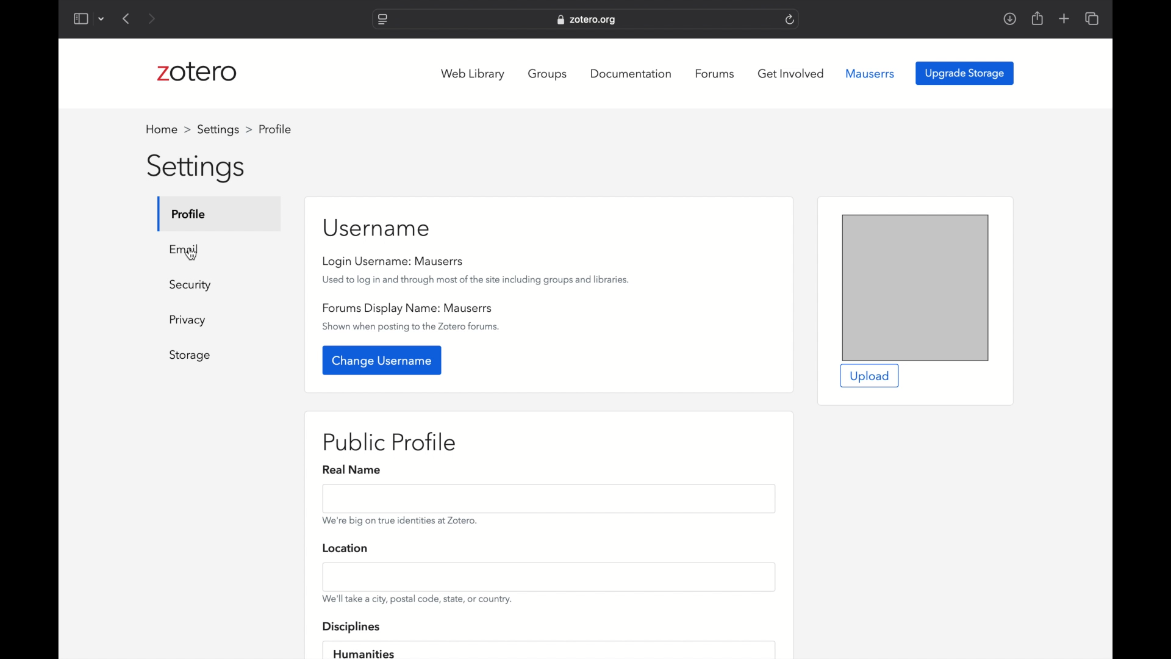  What do you see at coordinates (790, 74) in the screenshot?
I see `get involved` at bounding box center [790, 74].